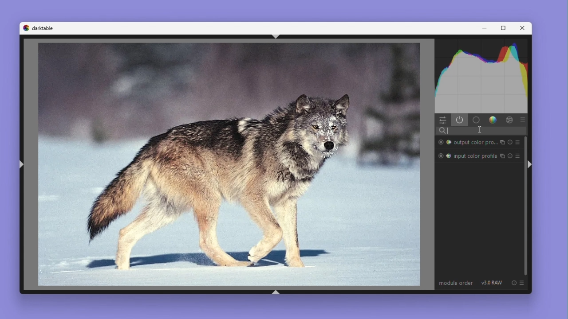 This screenshot has height=319, width=568. What do you see at coordinates (25, 27) in the screenshot?
I see `Dark table logo` at bounding box center [25, 27].